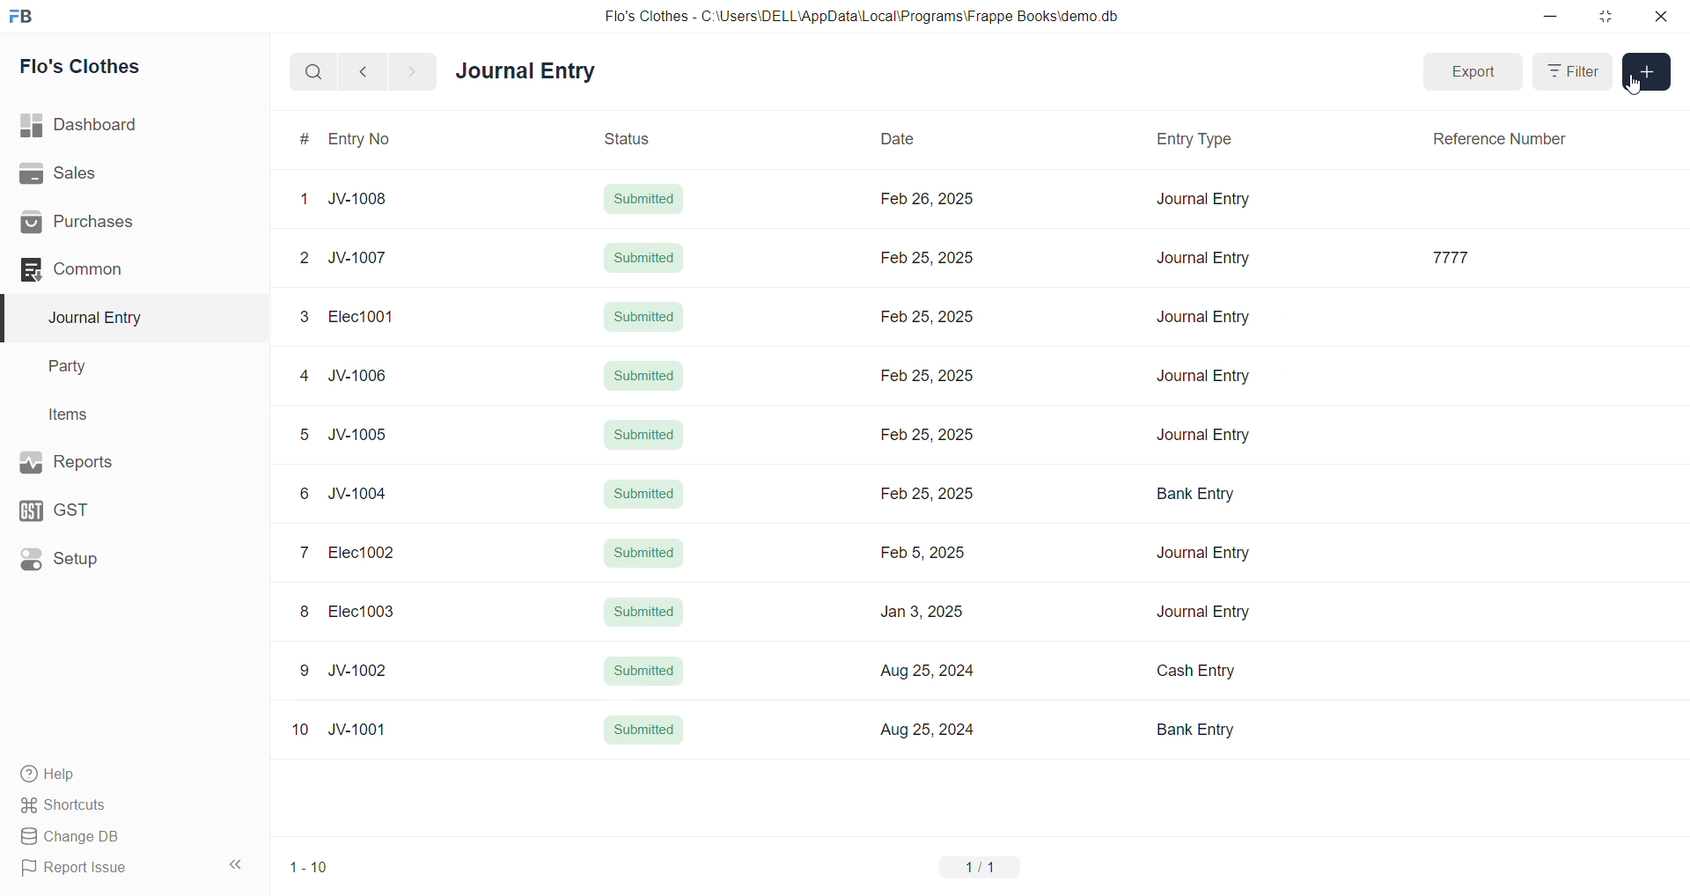 The height and width of the screenshot is (896, 1690). I want to click on Items, so click(75, 414).